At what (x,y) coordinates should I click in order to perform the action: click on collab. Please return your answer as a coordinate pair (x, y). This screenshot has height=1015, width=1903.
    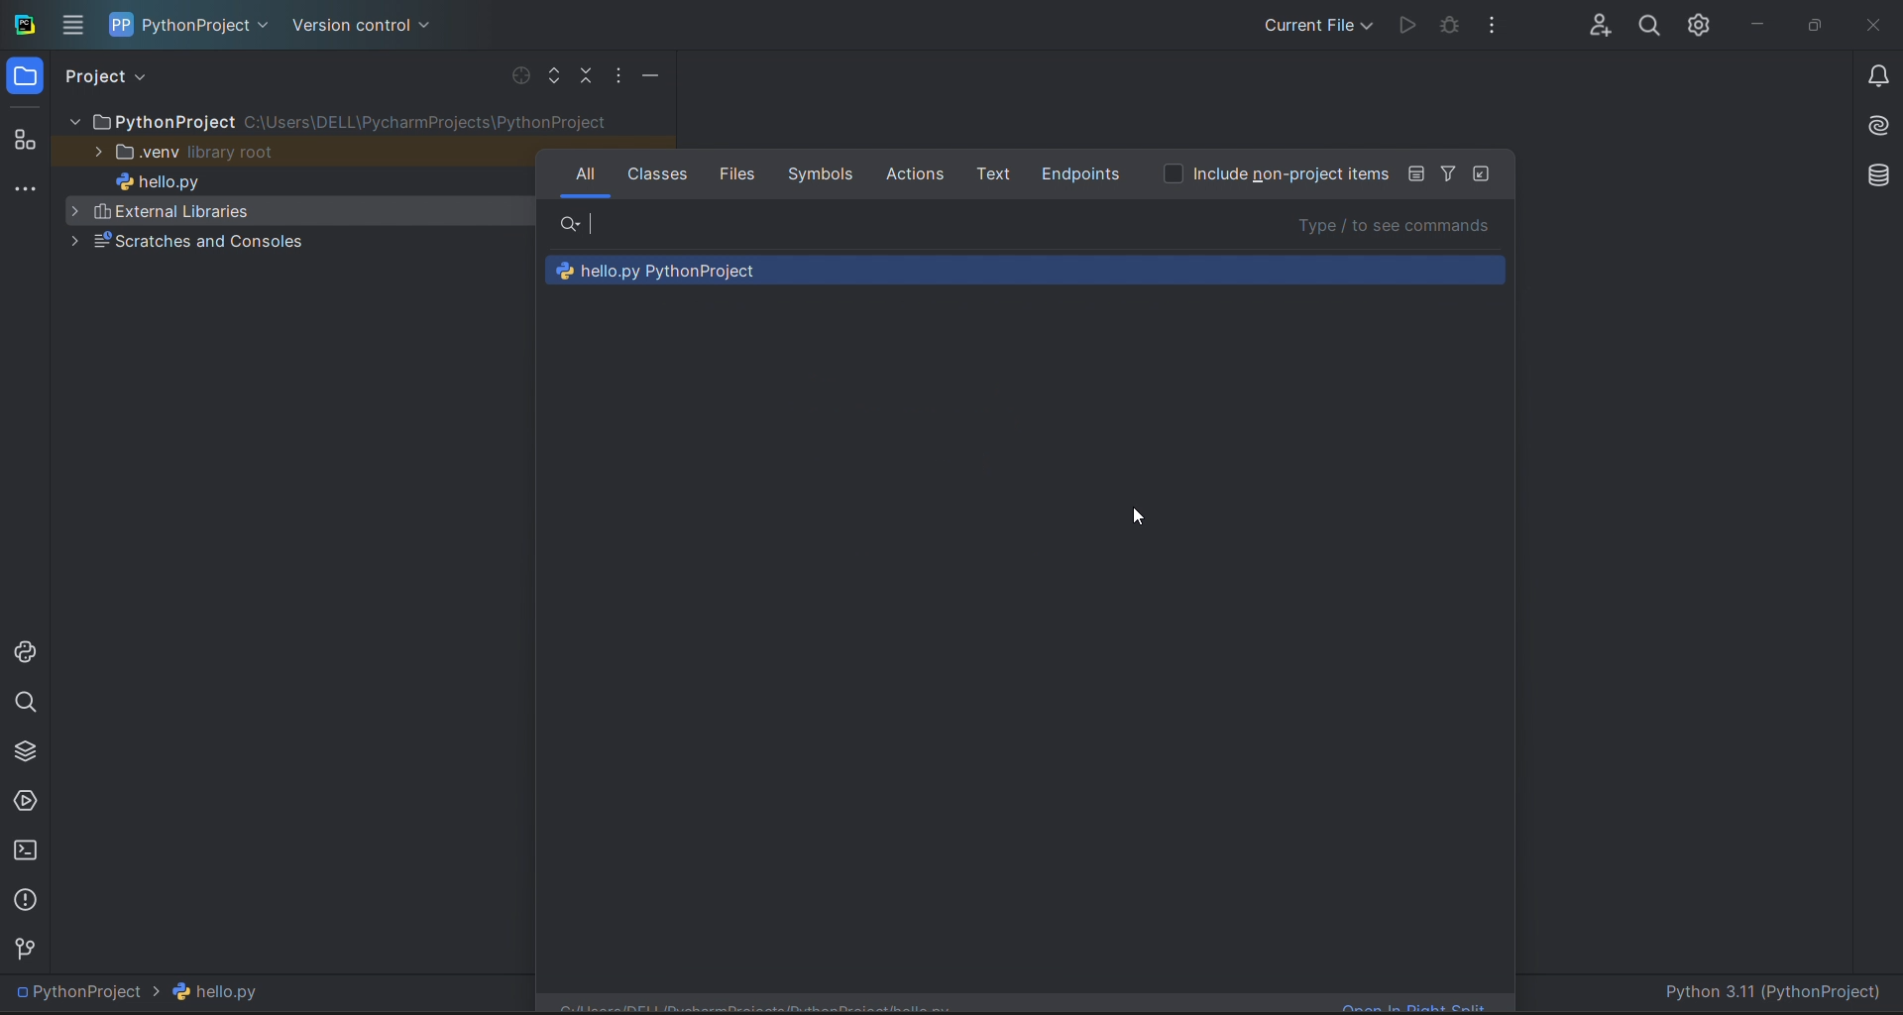
    Looking at the image, I should click on (1601, 26).